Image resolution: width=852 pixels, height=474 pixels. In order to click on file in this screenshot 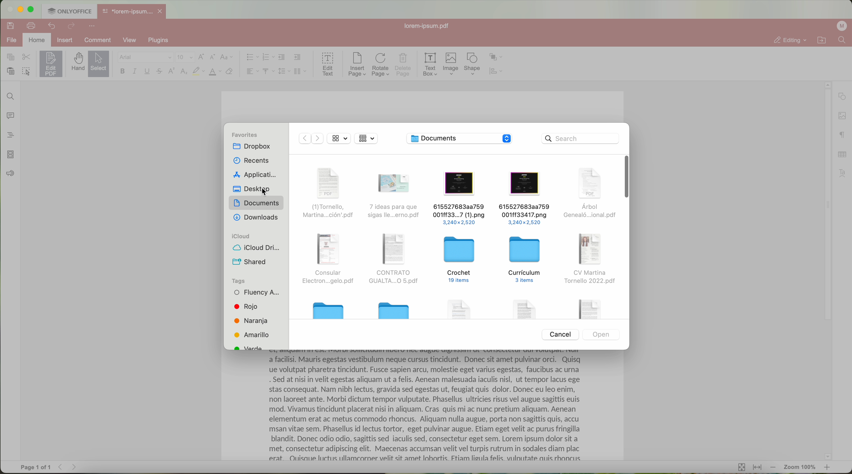, I will do `click(588, 308)`.